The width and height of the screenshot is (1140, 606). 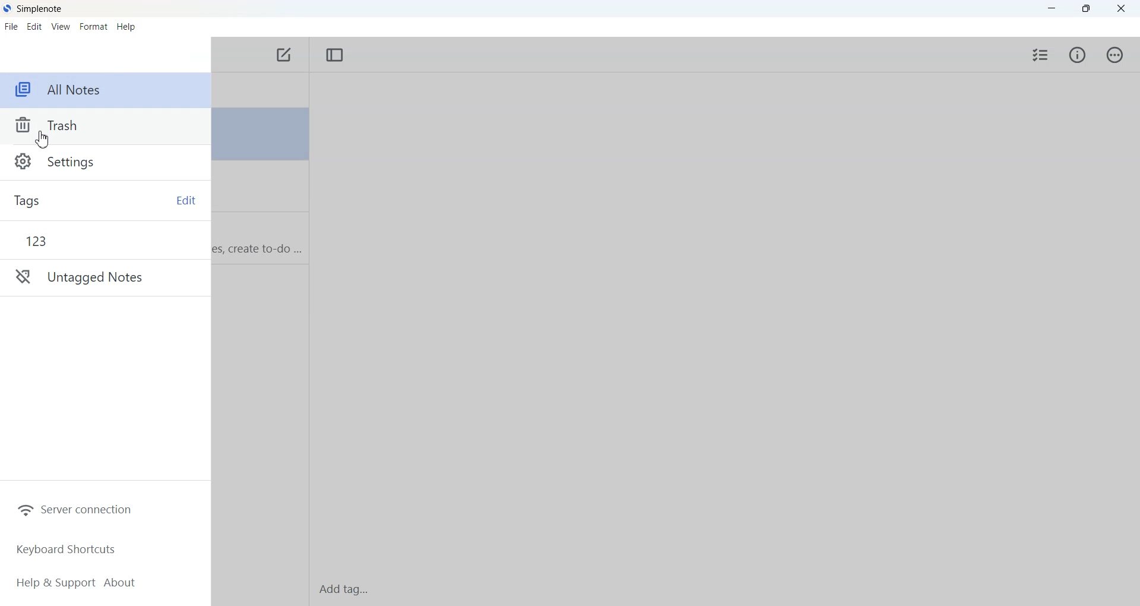 I want to click on Toggle Focus Mode, so click(x=334, y=56).